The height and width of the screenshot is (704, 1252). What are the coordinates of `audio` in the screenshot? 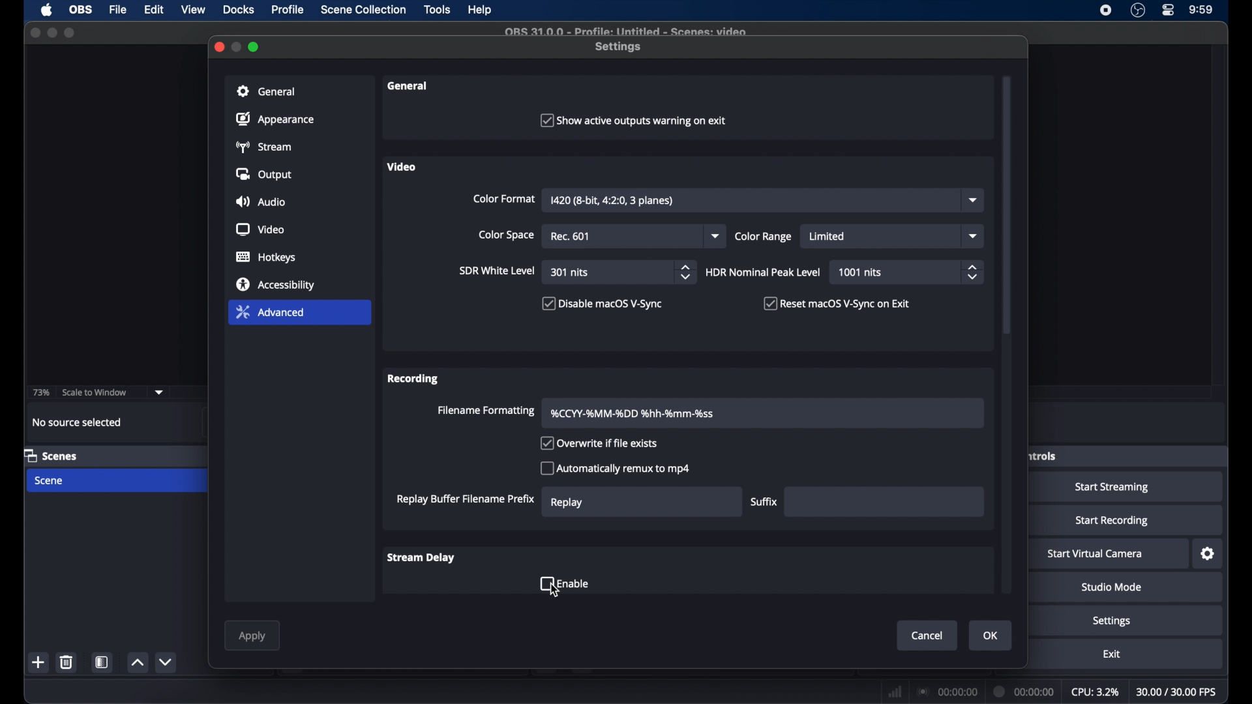 It's located at (261, 201).